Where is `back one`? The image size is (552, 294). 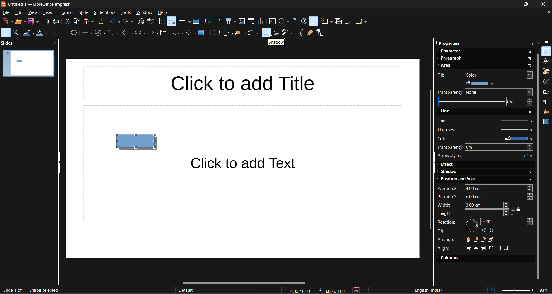 back one is located at coordinates (484, 239).